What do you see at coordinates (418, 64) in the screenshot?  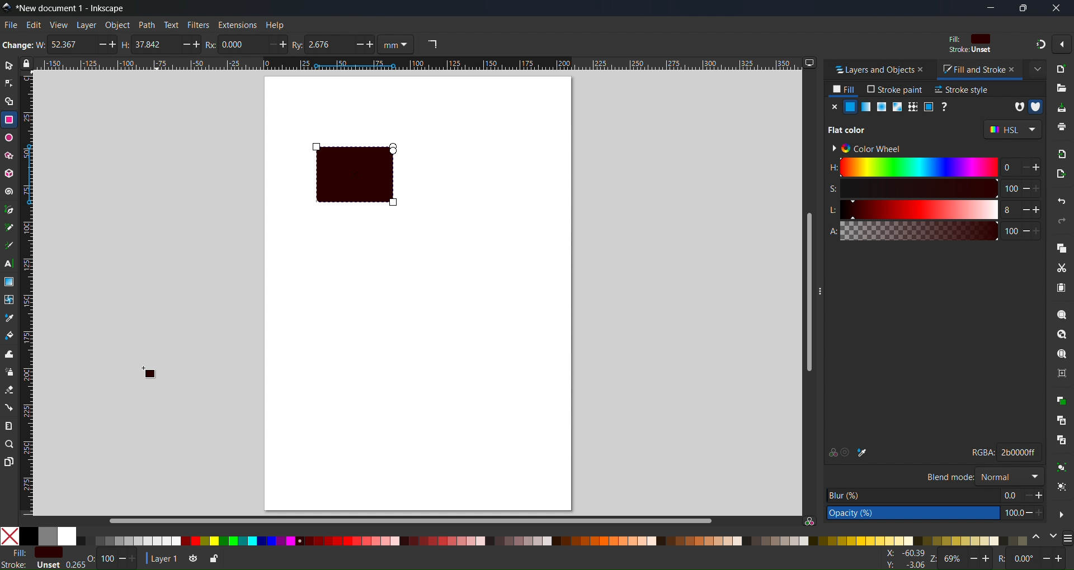 I see `Horizontal millimeter scale` at bounding box center [418, 64].